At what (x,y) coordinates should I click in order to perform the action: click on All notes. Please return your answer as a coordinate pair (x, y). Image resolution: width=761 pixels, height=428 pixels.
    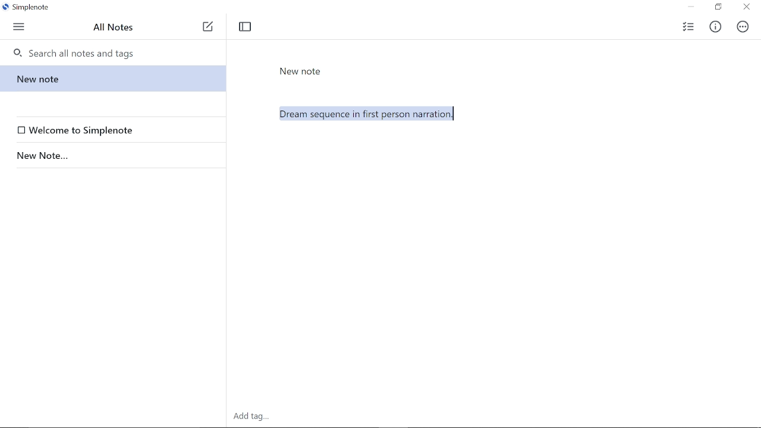
    Looking at the image, I should click on (114, 27).